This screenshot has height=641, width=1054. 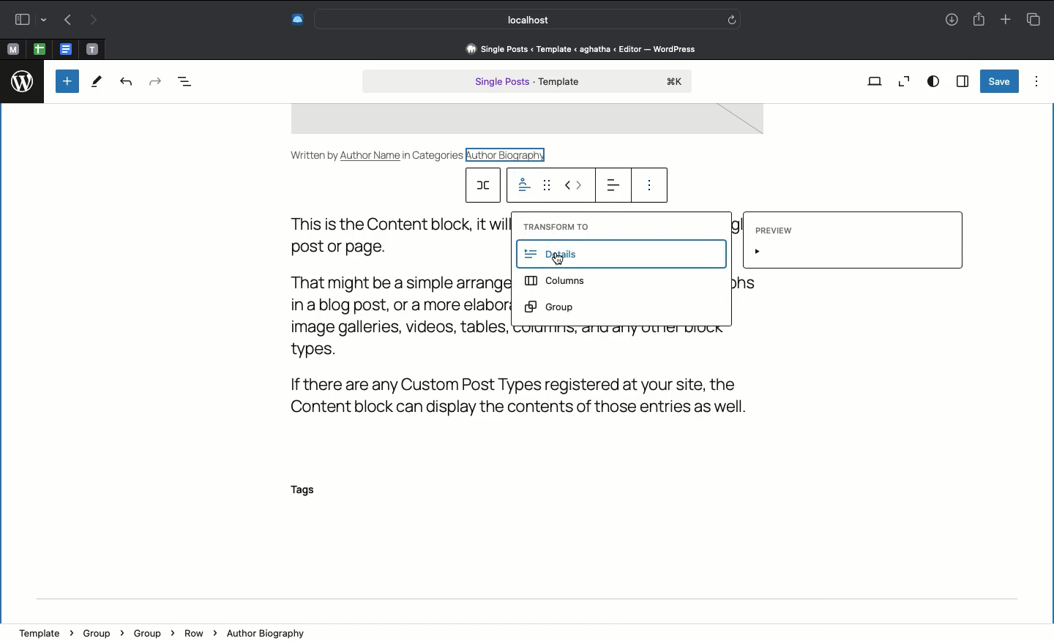 What do you see at coordinates (97, 83) in the screenshot?
I see `Tools` at bounding box center [97, 83].